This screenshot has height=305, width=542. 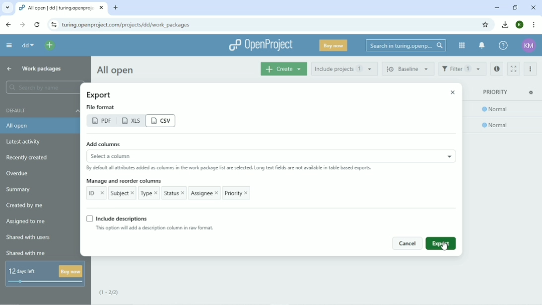 What do you see at coordinates (520, 25) in the screenshot?
I see `K` at bounding box center [520, 25].